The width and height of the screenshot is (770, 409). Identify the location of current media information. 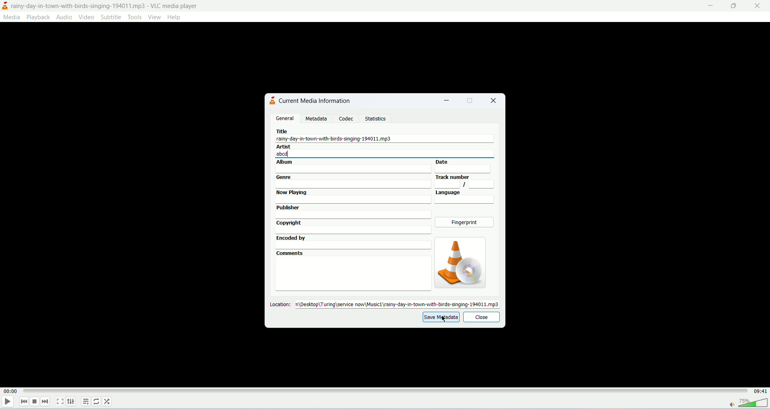
(315, 100).